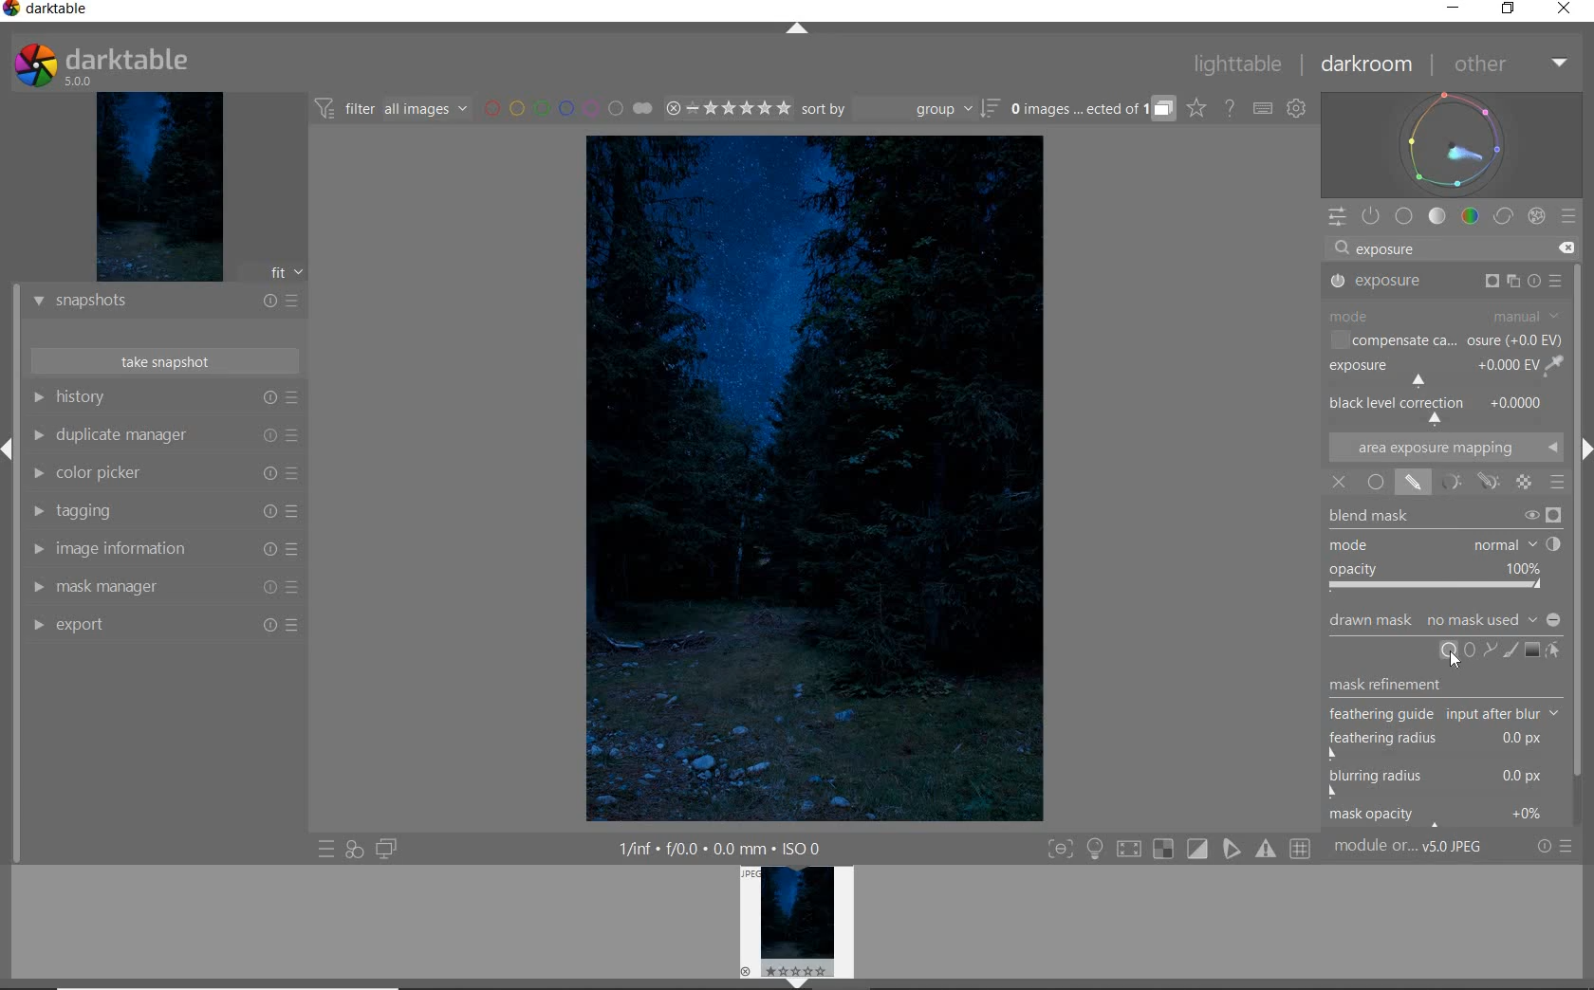 This screenshot has height=990, width=1594. I want to click on COLOR, so click(1473, 216).